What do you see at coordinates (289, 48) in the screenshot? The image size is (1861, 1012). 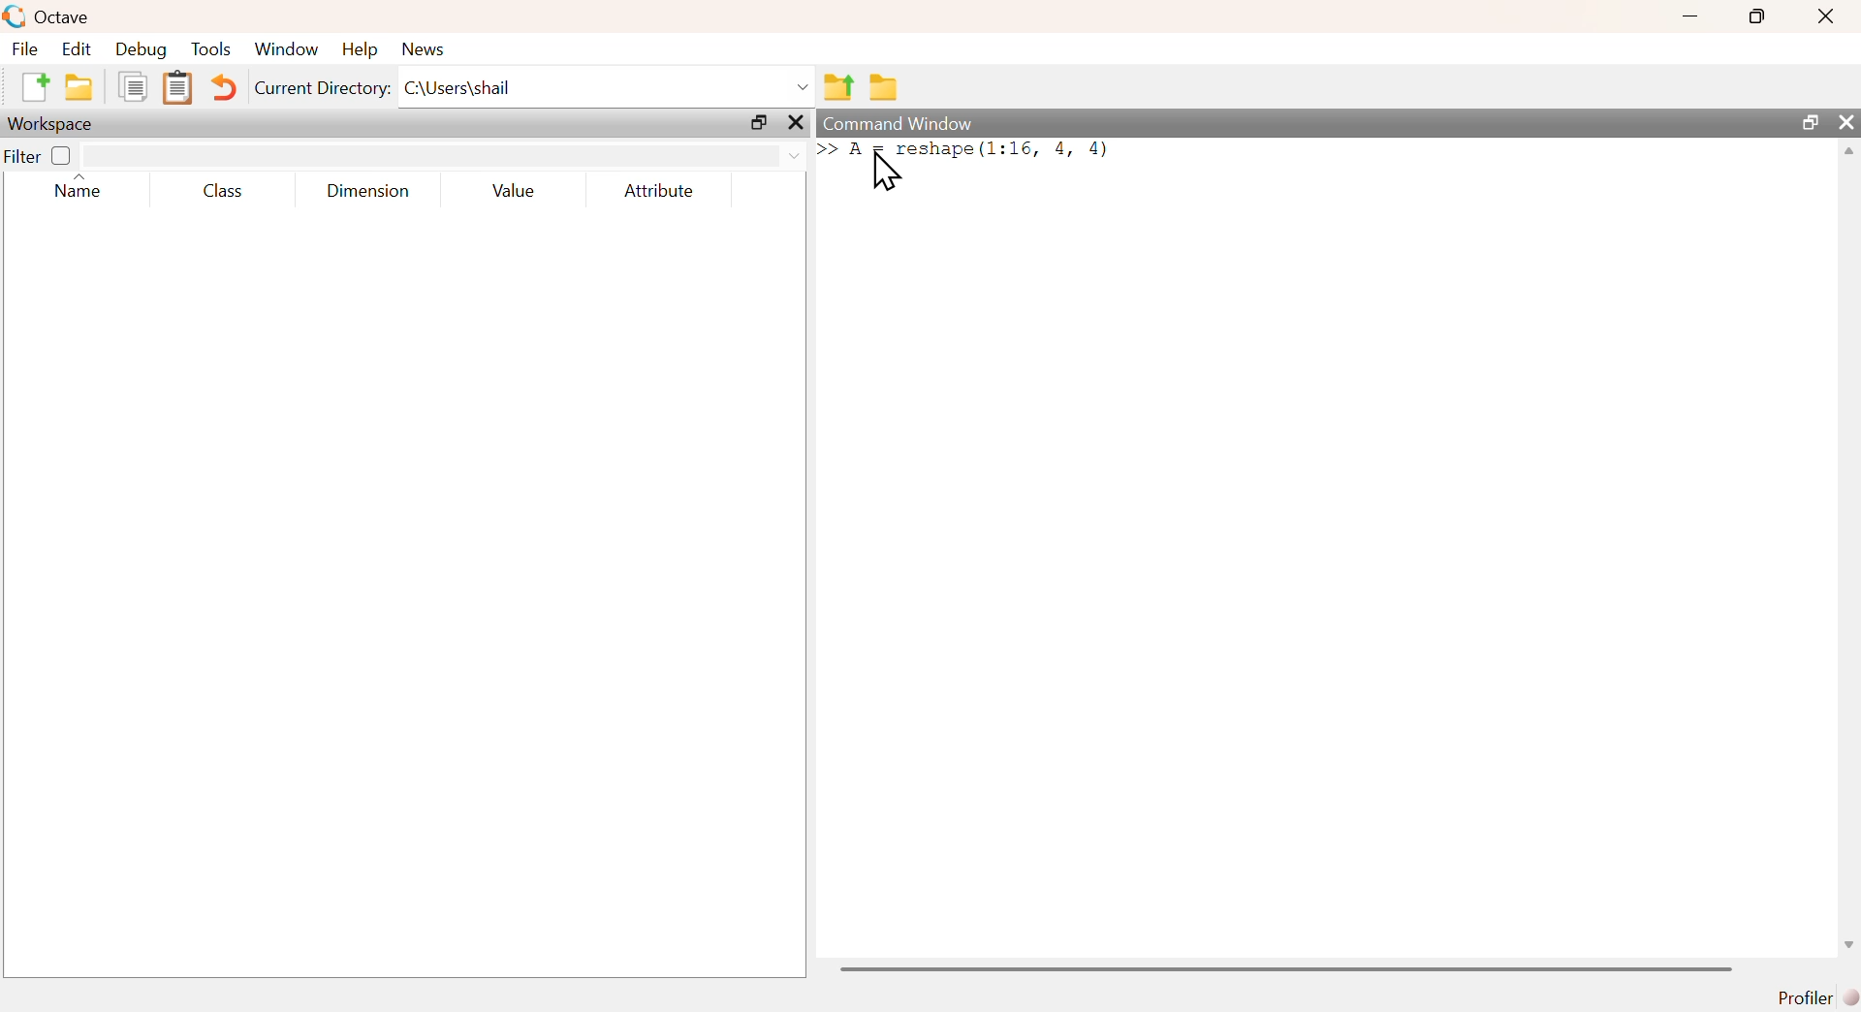 I see `window` at bounding box center [289, 48].